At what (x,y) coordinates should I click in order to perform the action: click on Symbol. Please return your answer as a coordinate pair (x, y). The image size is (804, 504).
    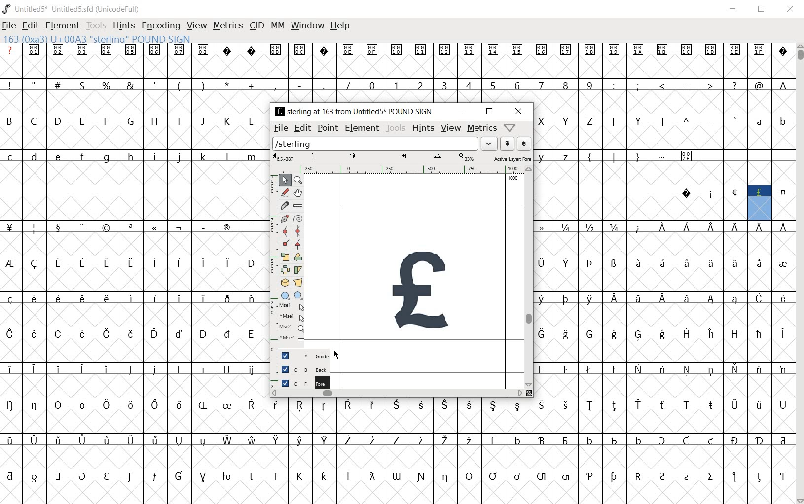
    Looking at the image, I should click on (638, 439).